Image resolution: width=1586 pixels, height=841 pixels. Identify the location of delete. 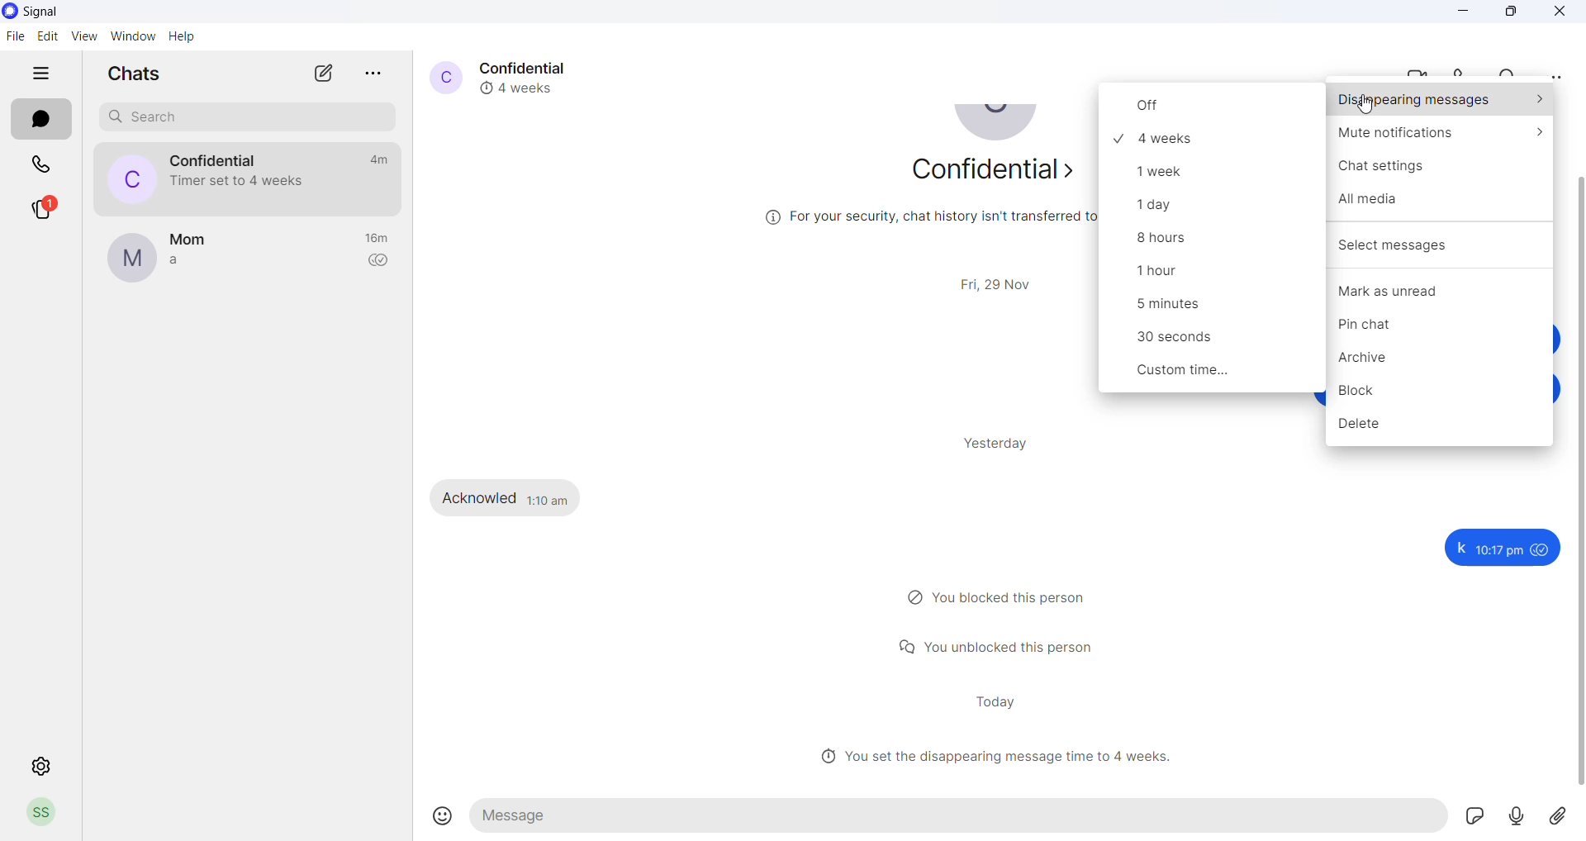
(1438, 430).